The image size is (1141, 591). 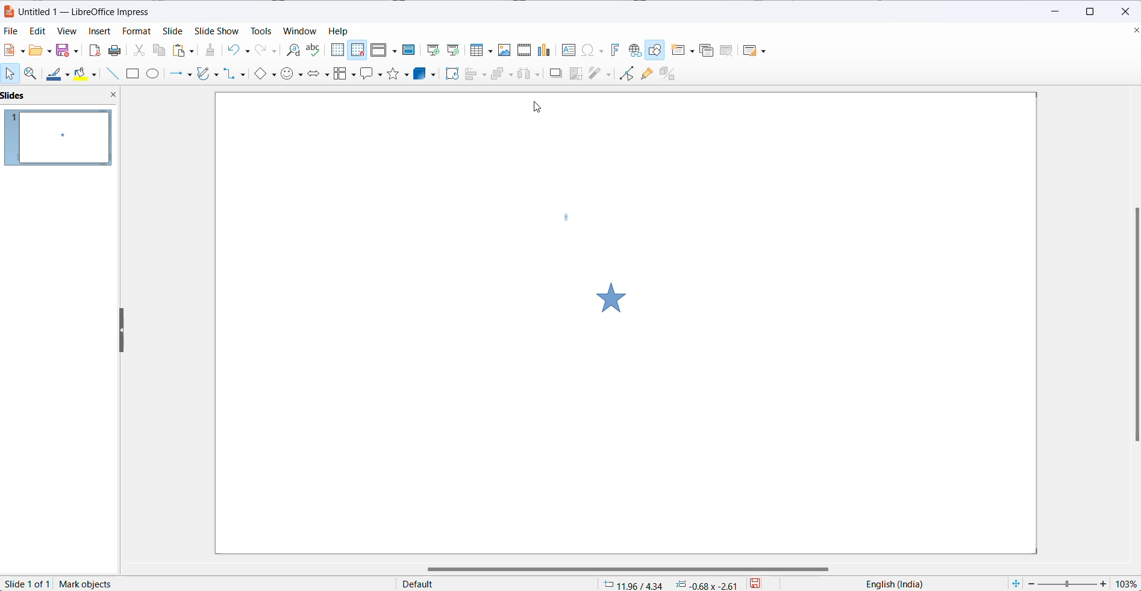 What do you see at coordinates (117, 50) in the screenshot?
I see `print` at bounding box center [117, 50].